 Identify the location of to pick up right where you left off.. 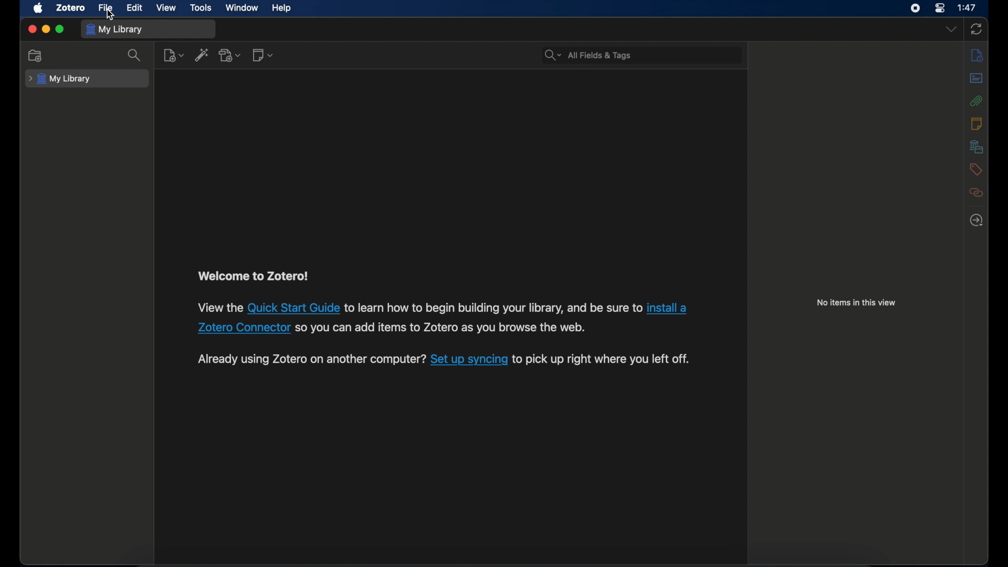
(602, 359).